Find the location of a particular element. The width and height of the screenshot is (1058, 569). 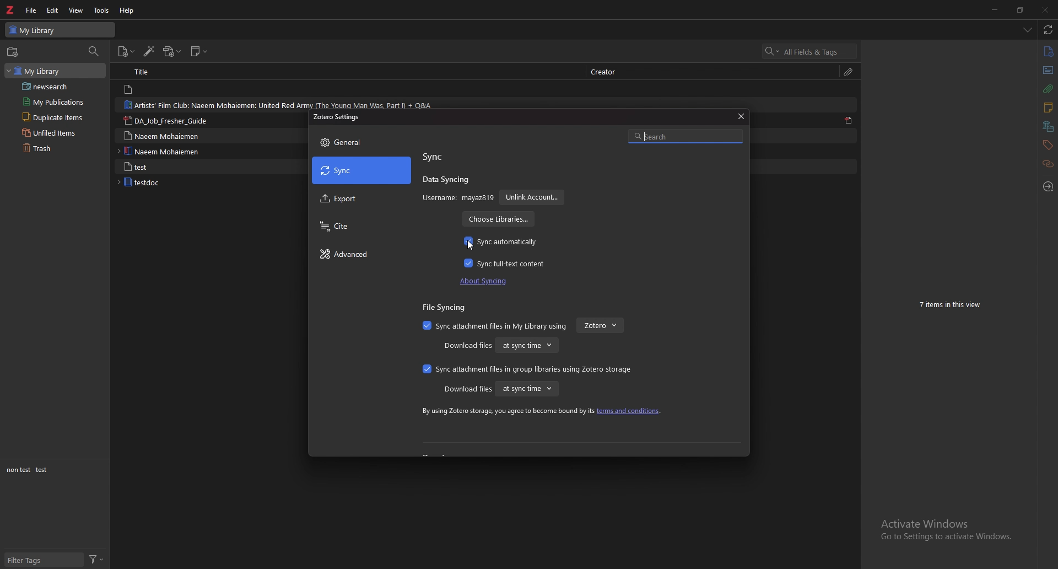

choose libraries... is located at coordinates (497, 219).